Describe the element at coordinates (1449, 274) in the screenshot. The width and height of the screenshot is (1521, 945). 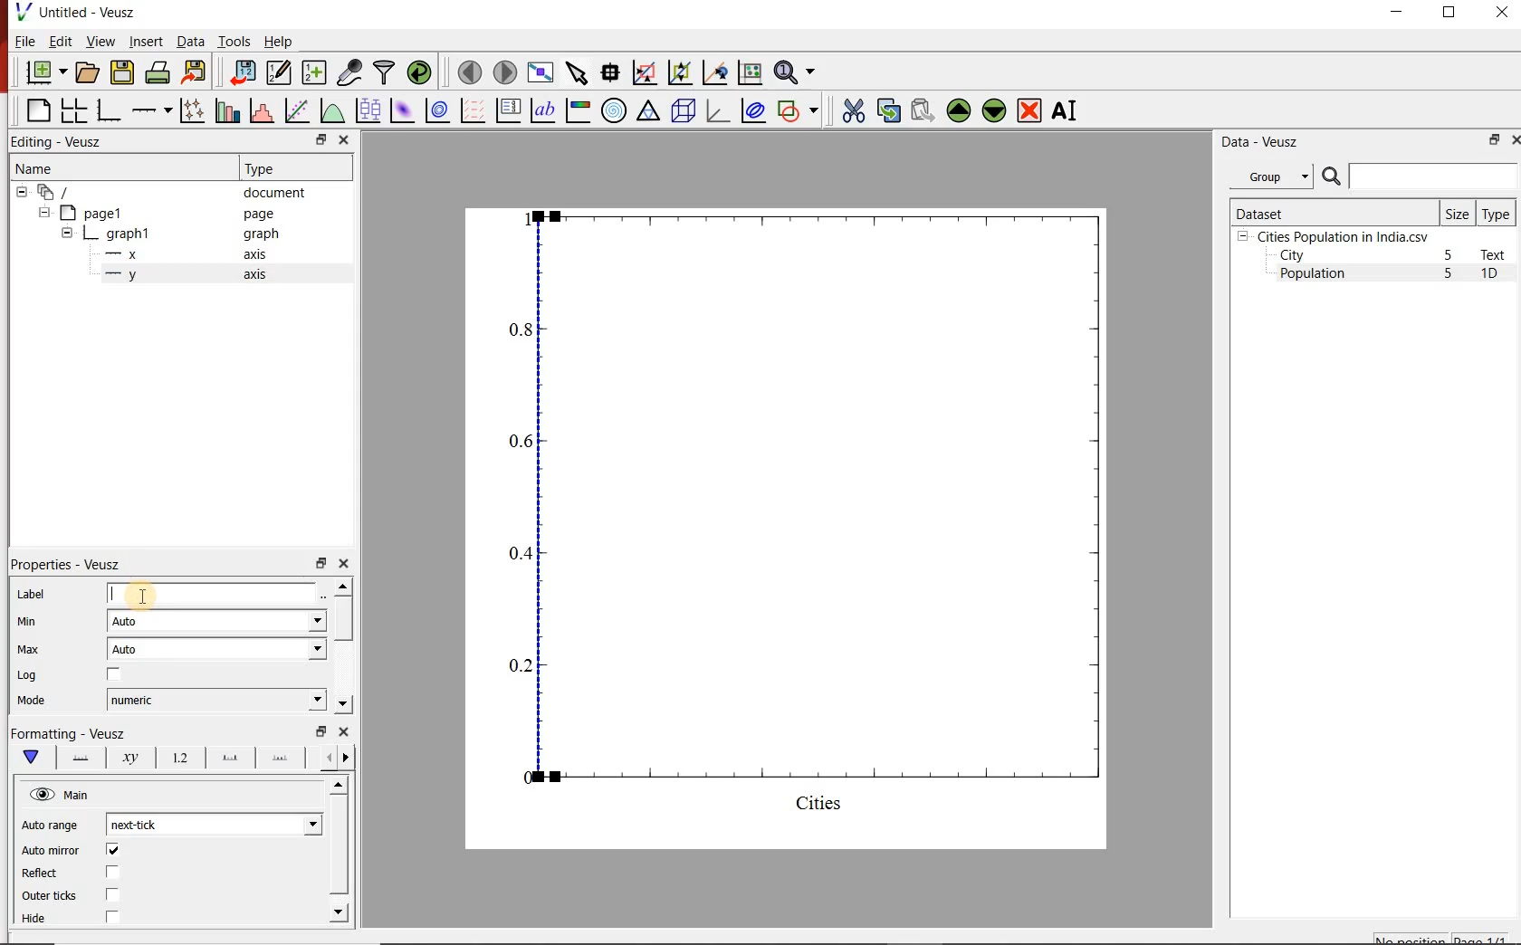
I see `5` at that location.